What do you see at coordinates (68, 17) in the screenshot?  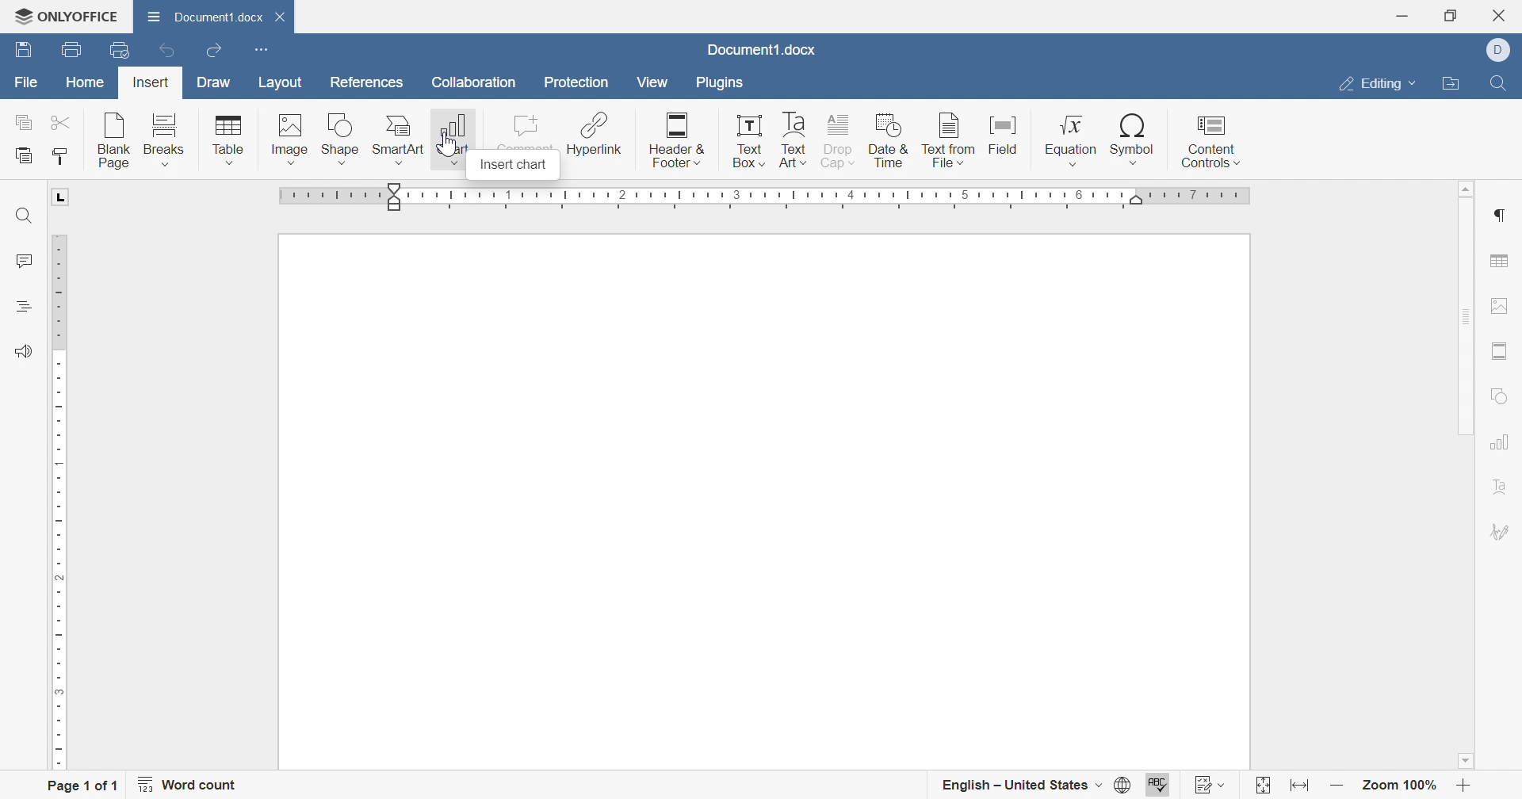 I see `ONLYOFFICE` at bounding box center [68, 17].